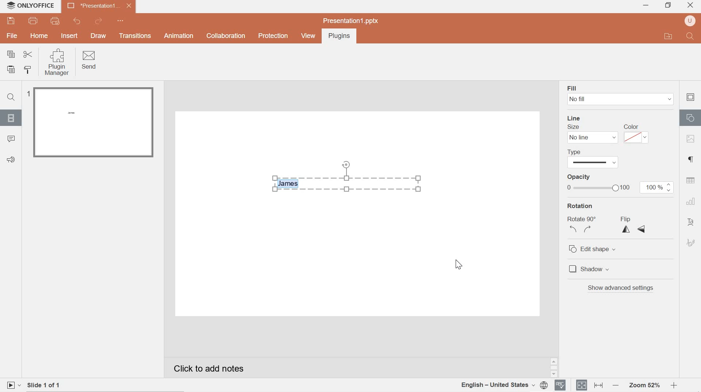  What do you see at coordinates (58, 62) in the screenshot?
I see `Plugin Manager` at bounding box center [58, 62].